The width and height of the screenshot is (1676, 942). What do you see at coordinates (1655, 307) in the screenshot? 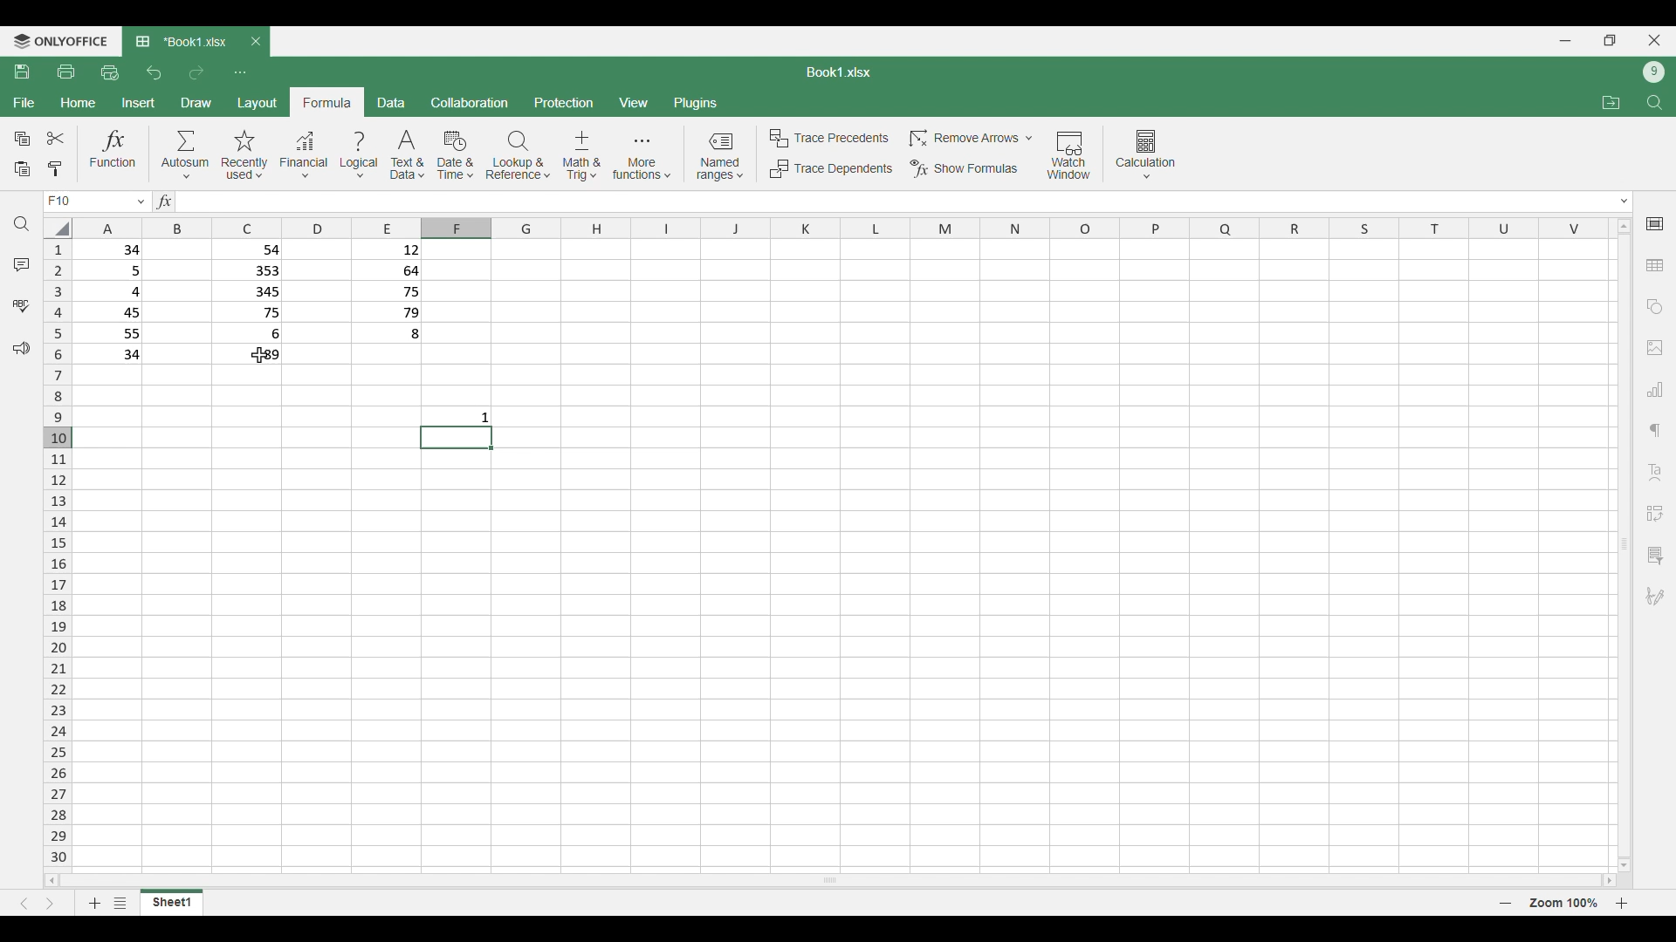
I see `Insert shapes` at bounding box center [1655, 307].